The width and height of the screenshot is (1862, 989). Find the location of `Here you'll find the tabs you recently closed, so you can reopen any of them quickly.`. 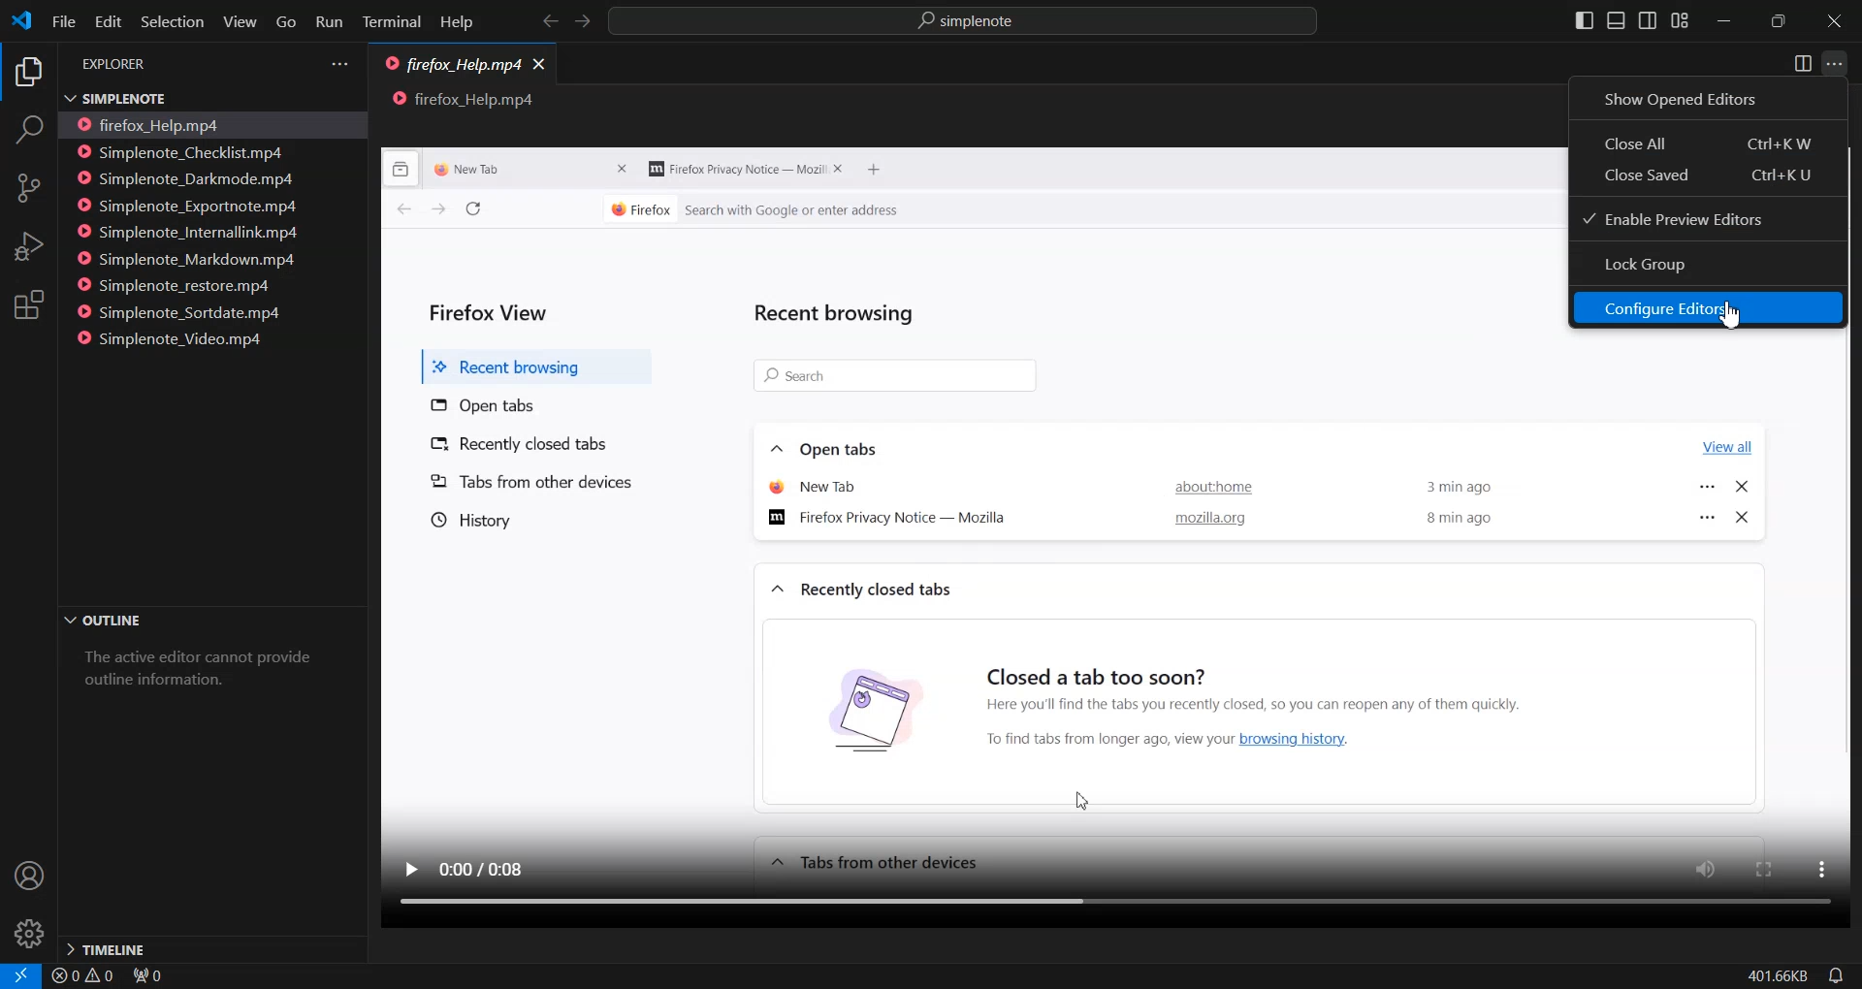

Here you'll find the tabs you recently closed, so you can reopen any of them quickly. is located at coordinates (1337, 702).